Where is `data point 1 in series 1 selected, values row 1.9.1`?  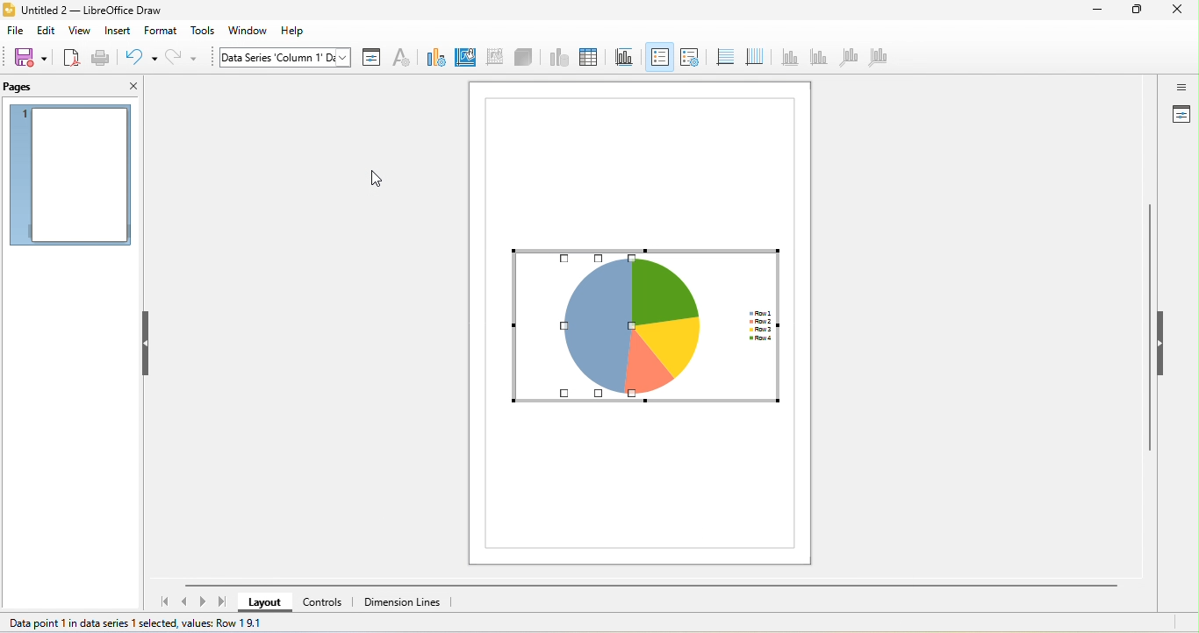
data point 1 in series 1 selected, values row 1.9.1 is located at coordinates (137, 625).